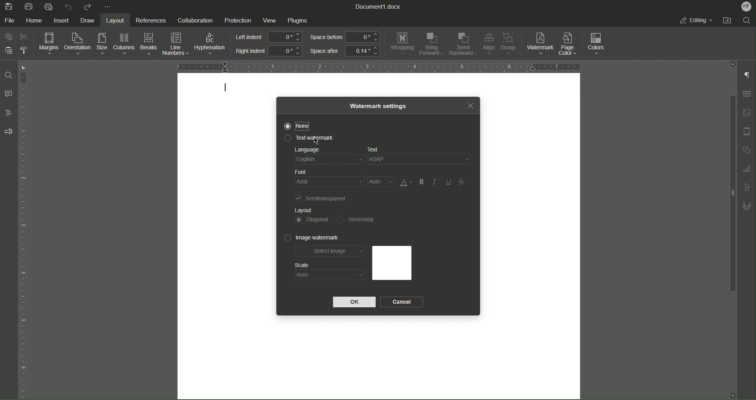 Image resolution: width=756 pixels, height=400 pixels. Describe the element at coordinates (746, 132) in the screenshot. I see `Page Template` at that location.